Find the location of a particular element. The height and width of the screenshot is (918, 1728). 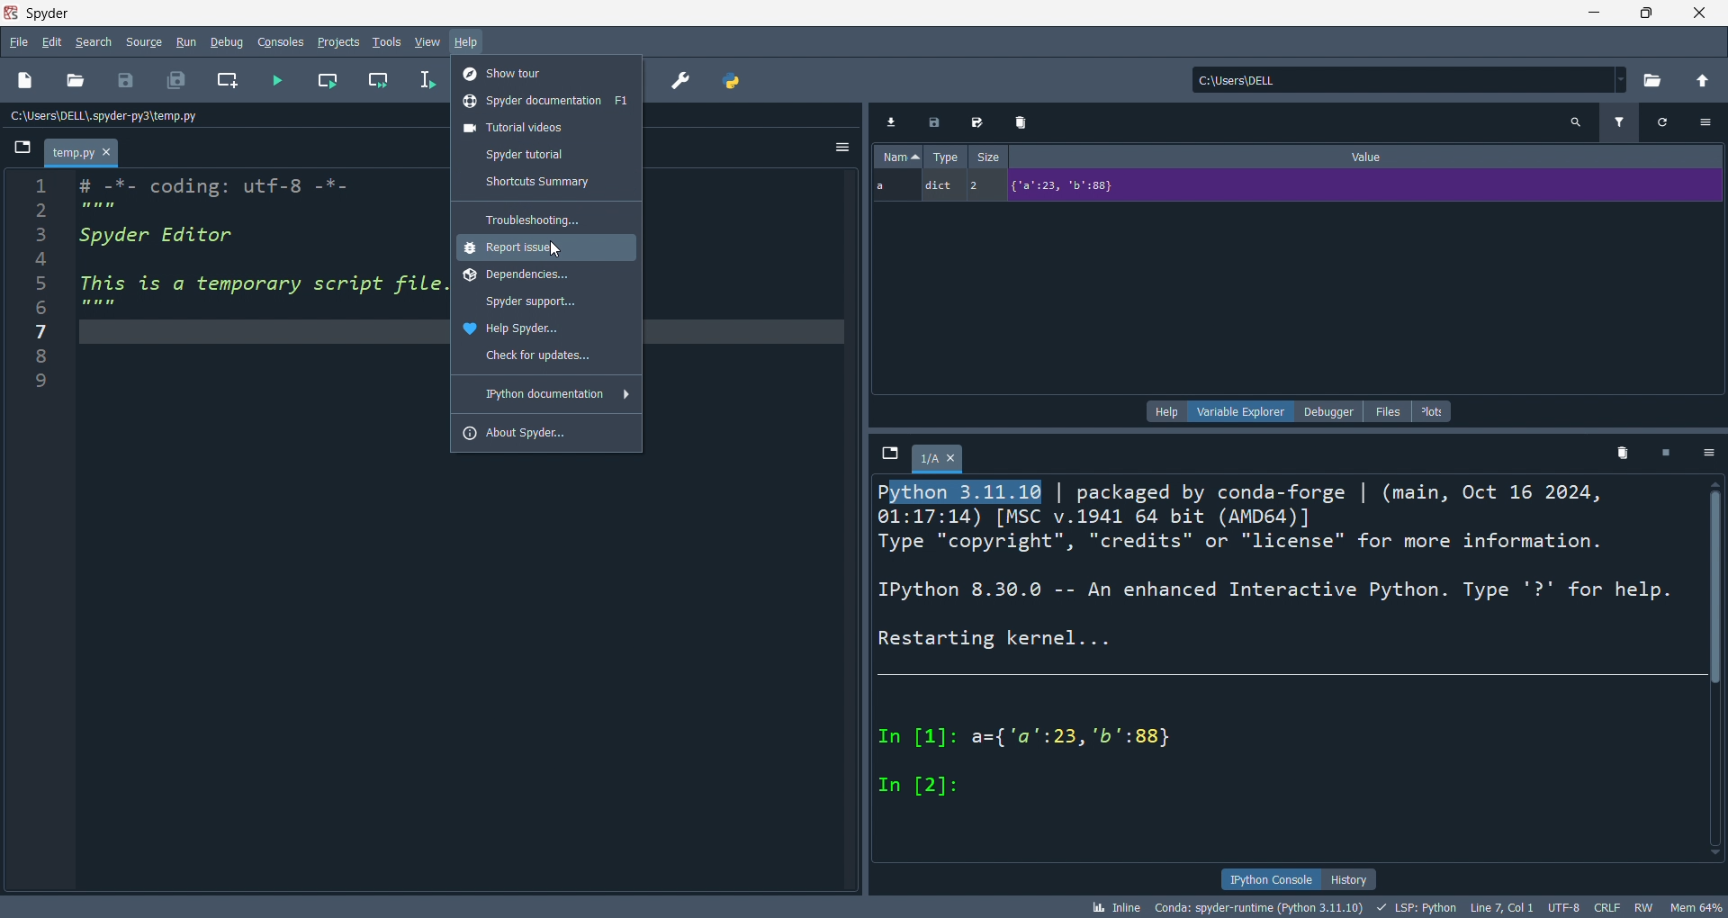

Settings is located at coordinates (1706, 121).